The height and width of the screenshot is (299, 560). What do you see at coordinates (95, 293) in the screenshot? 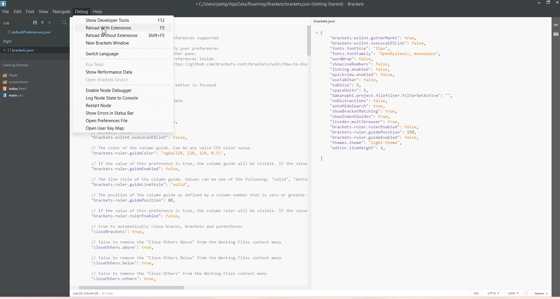
I see `Line 23, Column 27 - 25 Lines` at bounding box center [95, 293].